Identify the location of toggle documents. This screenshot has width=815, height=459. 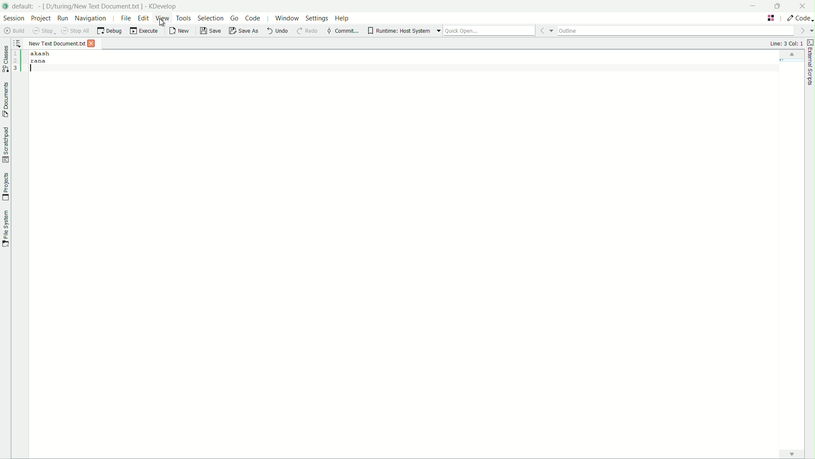
(5, 98).